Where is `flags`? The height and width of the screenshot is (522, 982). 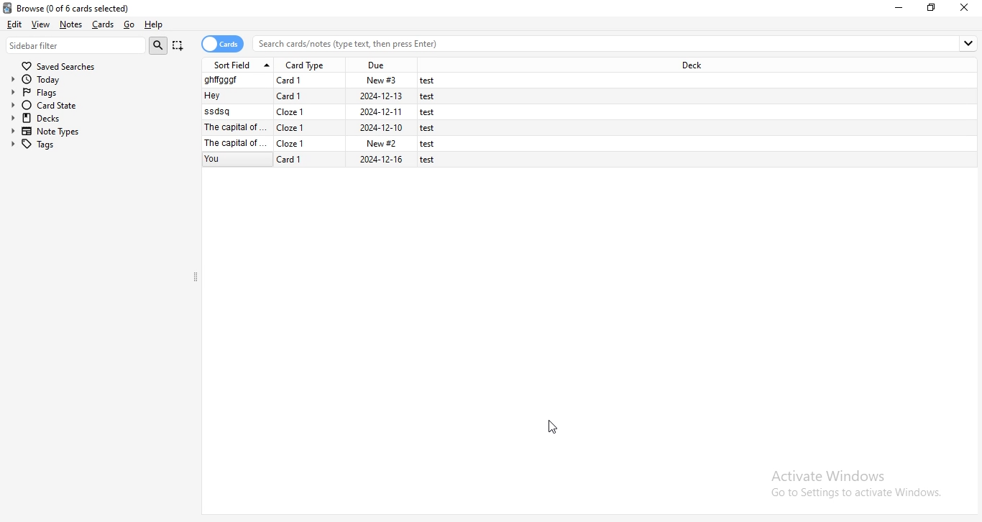
flags is located at coordinates (94, 93).